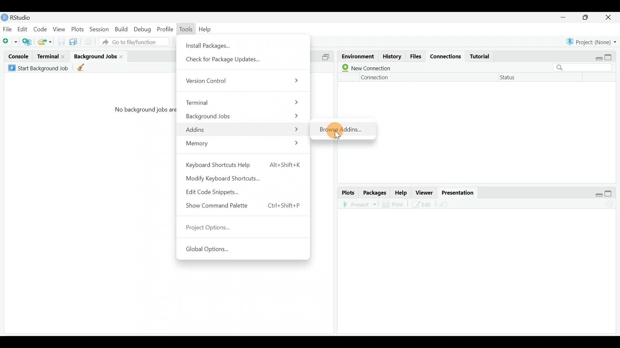  Describe the element at coordinates (82, 67) in the screenshot. I see `Clean up all completed background jobs` at that location.